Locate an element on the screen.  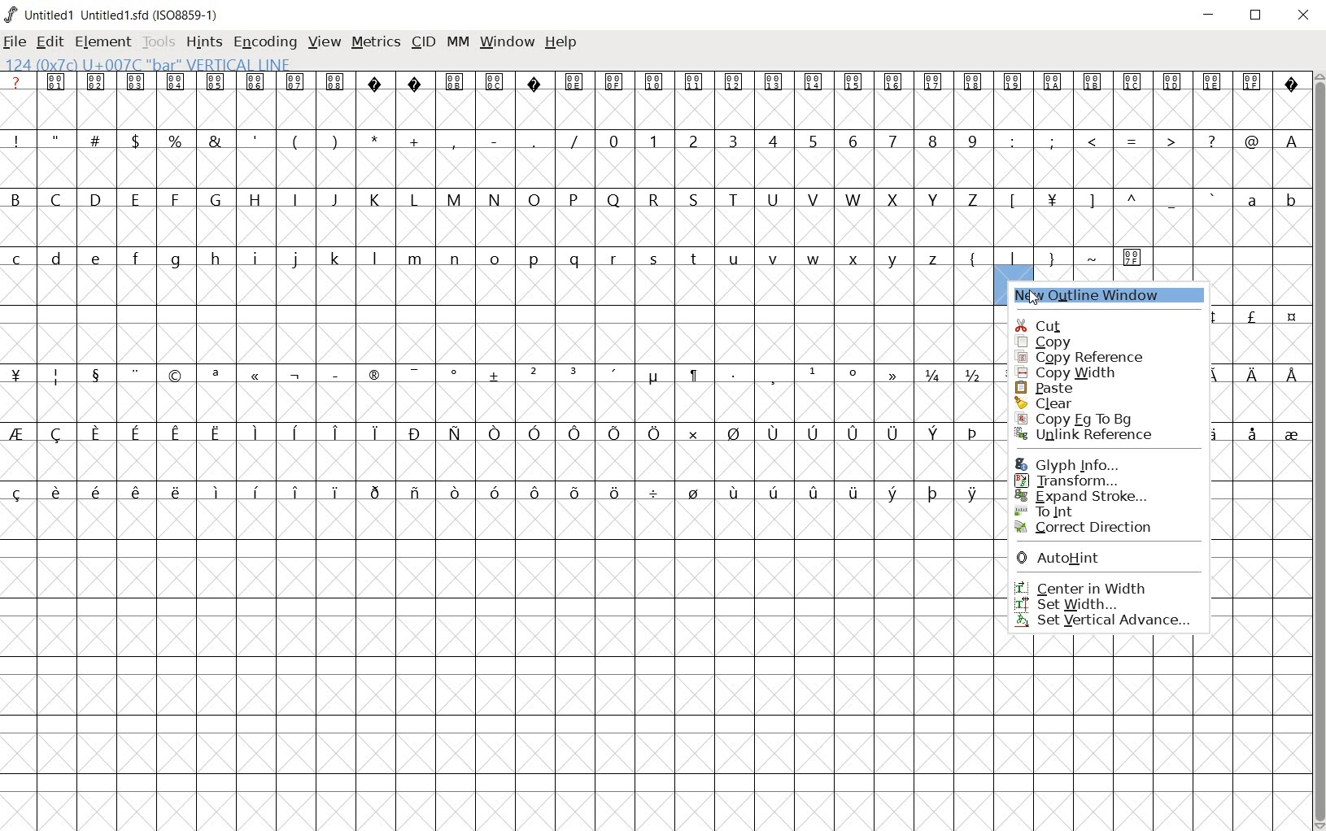
empty cells is located at coordinates (1261, 401).